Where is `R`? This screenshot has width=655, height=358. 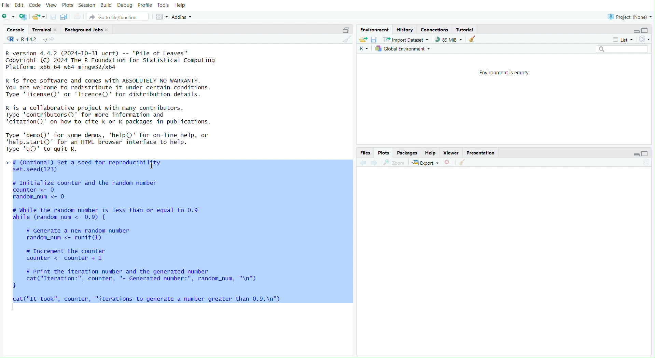
R is located at coordinates (10, 40).